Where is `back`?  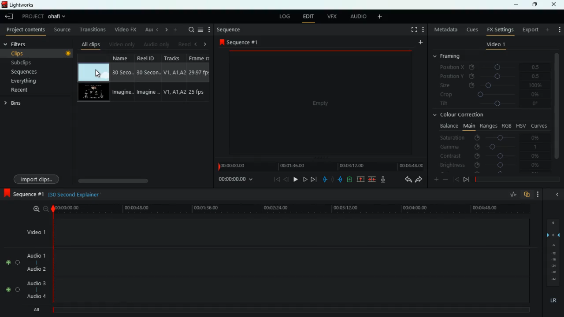 back is located at coordinates (288, 179).